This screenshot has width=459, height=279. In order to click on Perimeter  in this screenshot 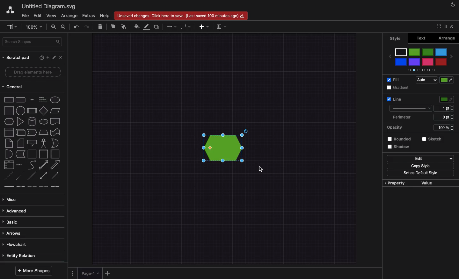, I will do `click(424, 117)`.